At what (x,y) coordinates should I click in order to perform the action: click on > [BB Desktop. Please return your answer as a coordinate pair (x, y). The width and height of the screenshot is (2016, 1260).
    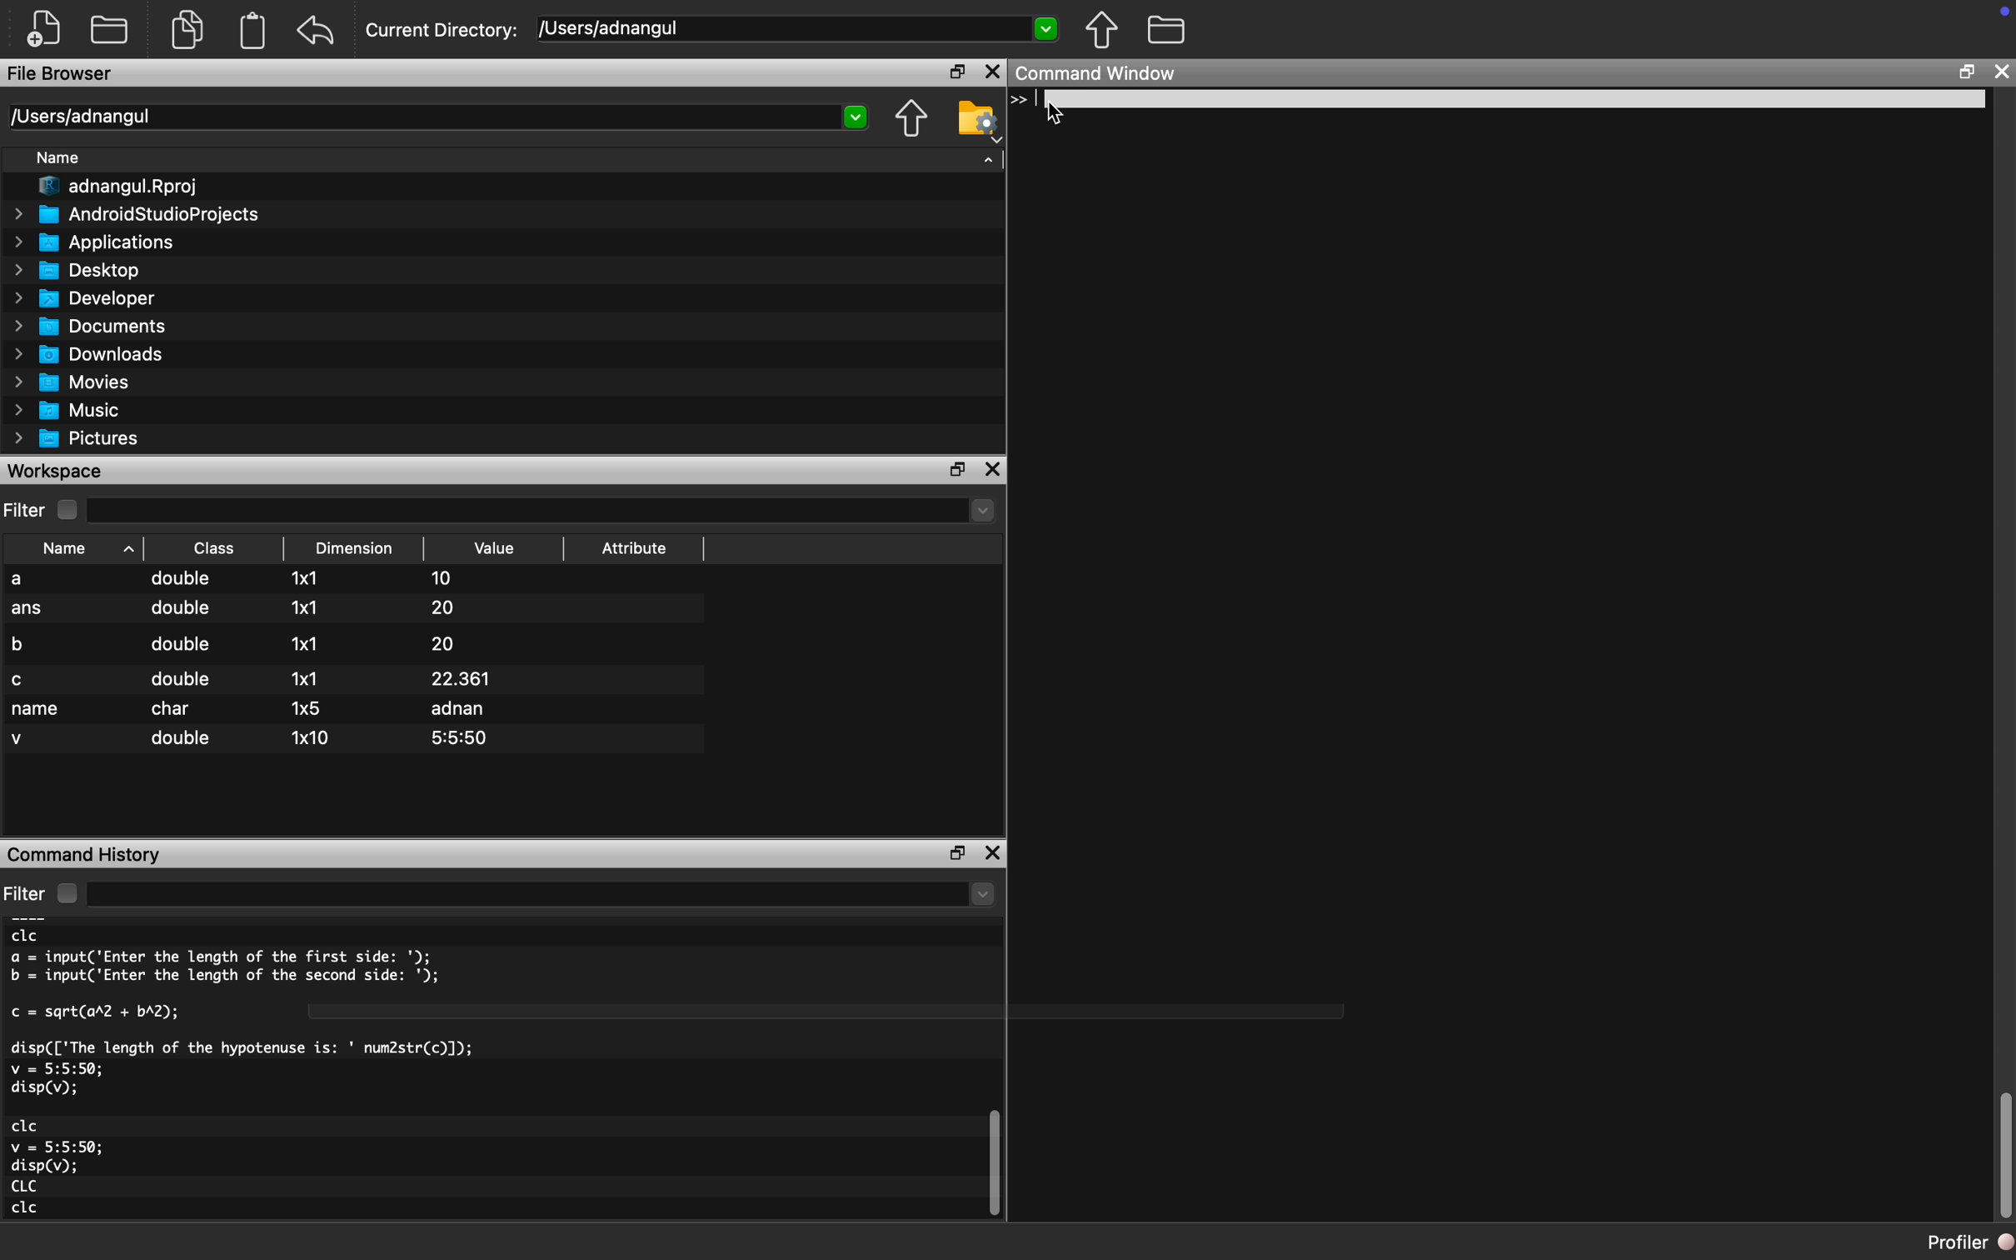
    Looking at the image, I should click on (81, 270).